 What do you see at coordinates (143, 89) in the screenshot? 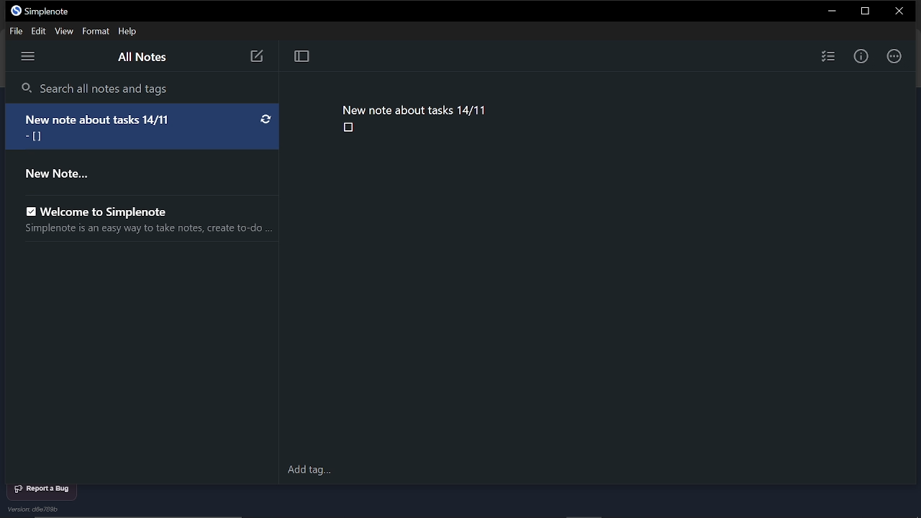
I see `Search all notes and tags` at bounding box center [143, 89].